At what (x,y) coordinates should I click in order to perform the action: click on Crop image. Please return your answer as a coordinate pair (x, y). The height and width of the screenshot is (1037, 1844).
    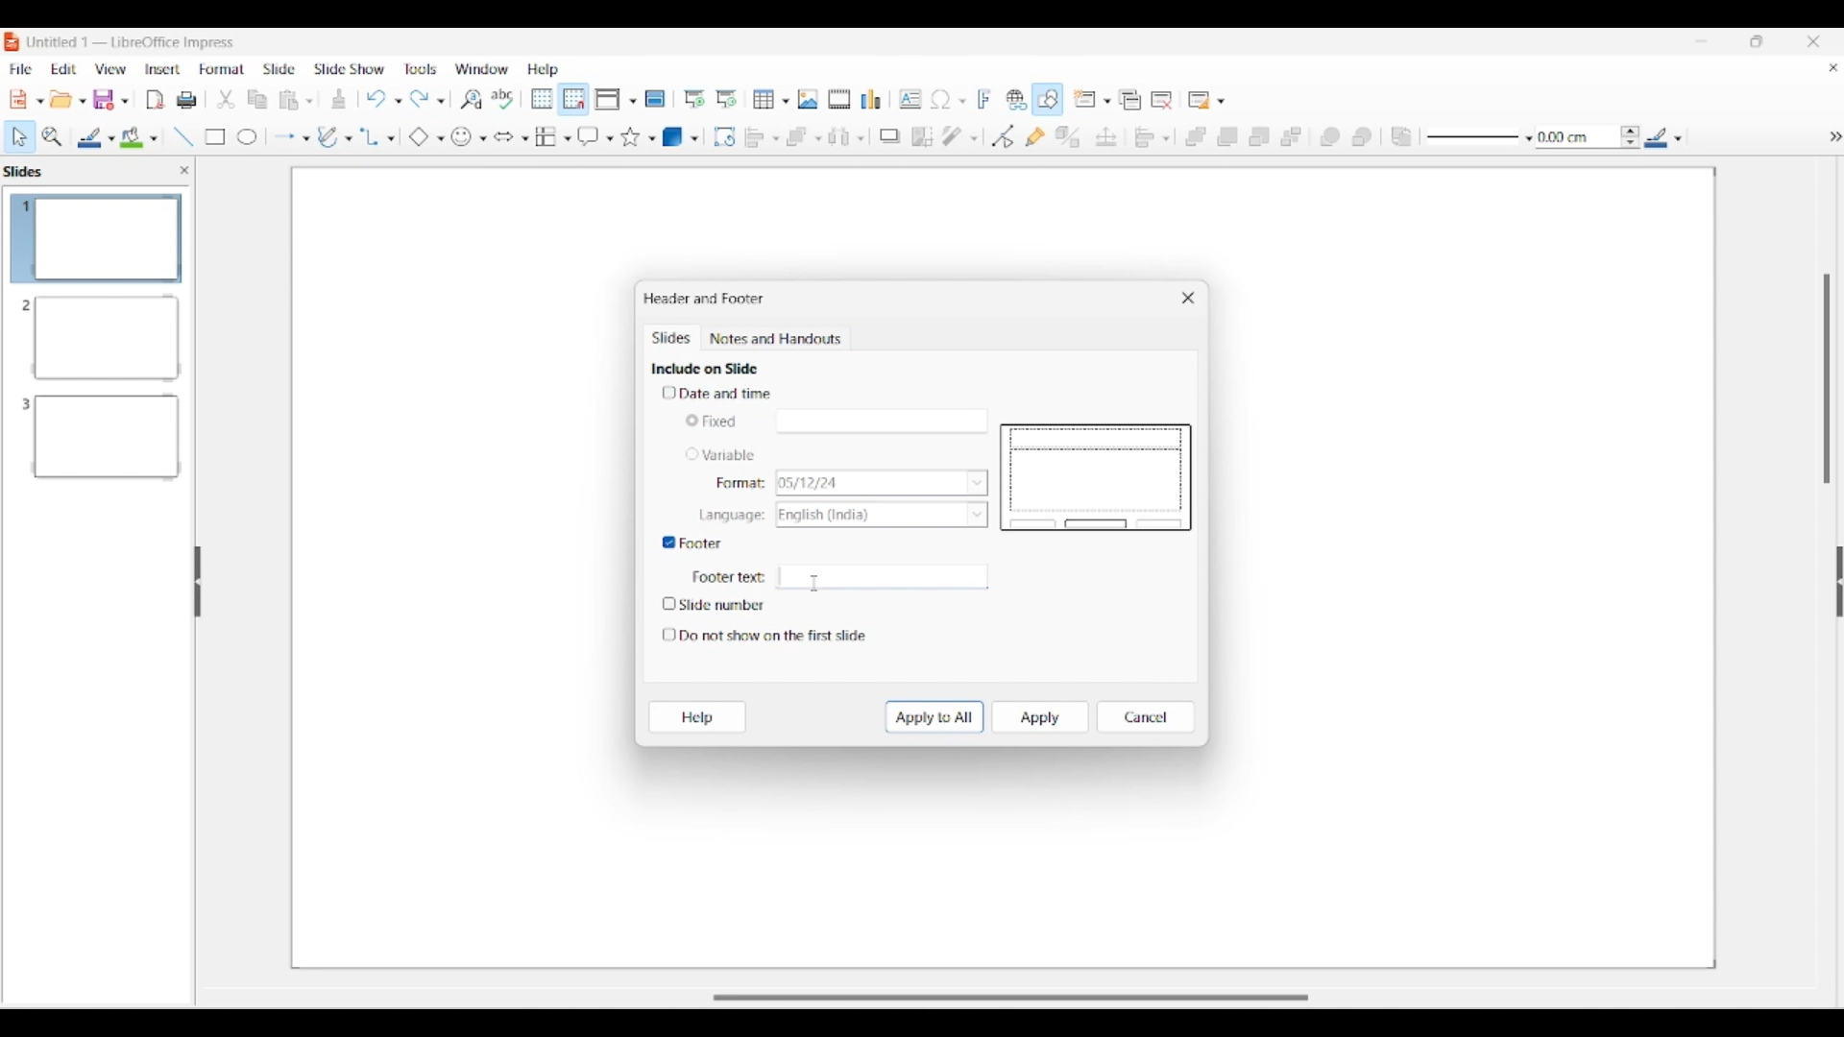
    Looking at the image, I should click on (923, 137).